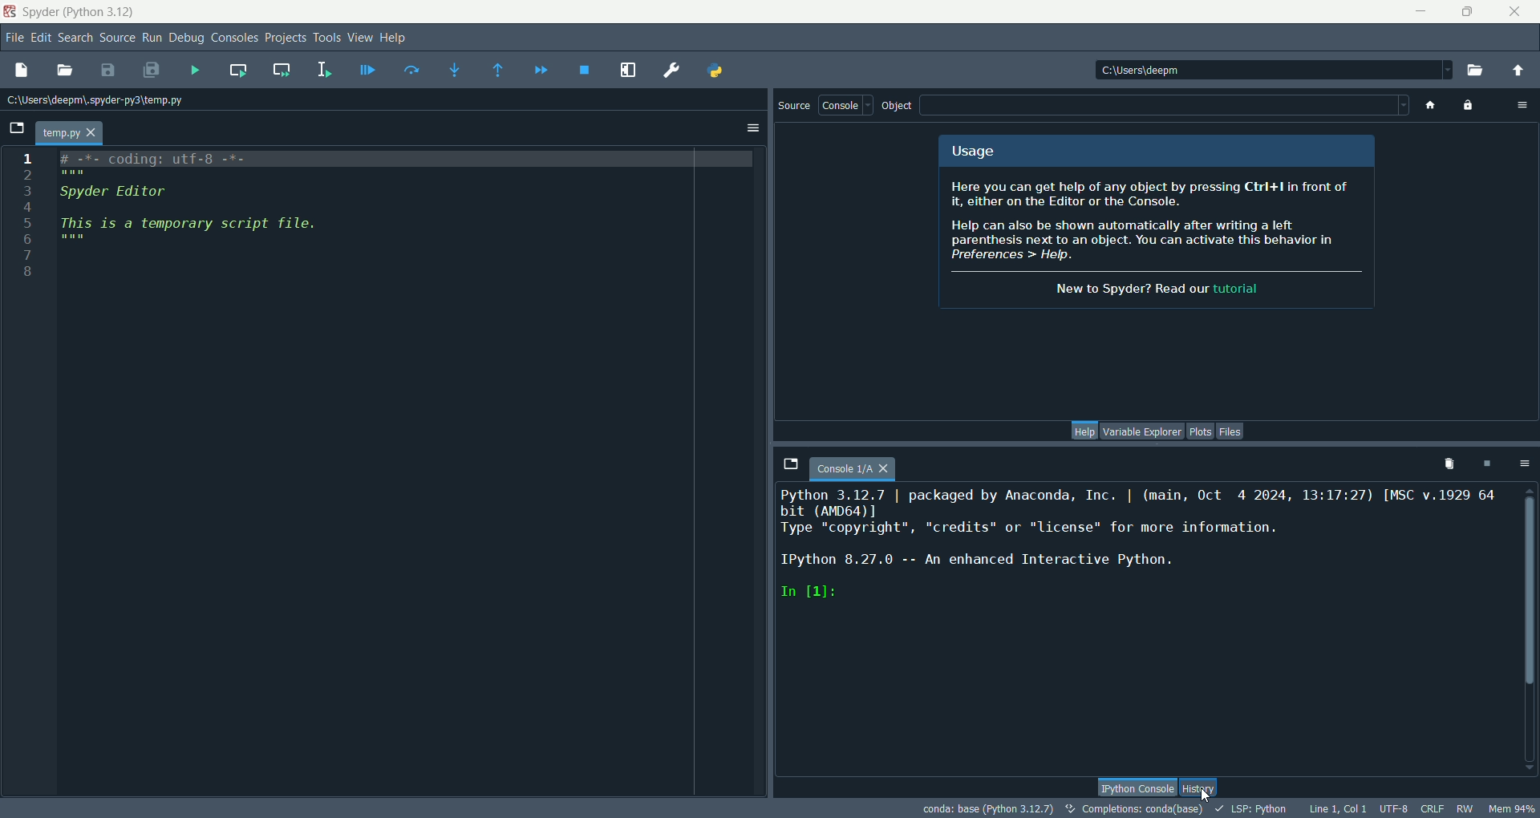 The image size is (1540, 818). I want to click on CRLF, so click(1433, 808).